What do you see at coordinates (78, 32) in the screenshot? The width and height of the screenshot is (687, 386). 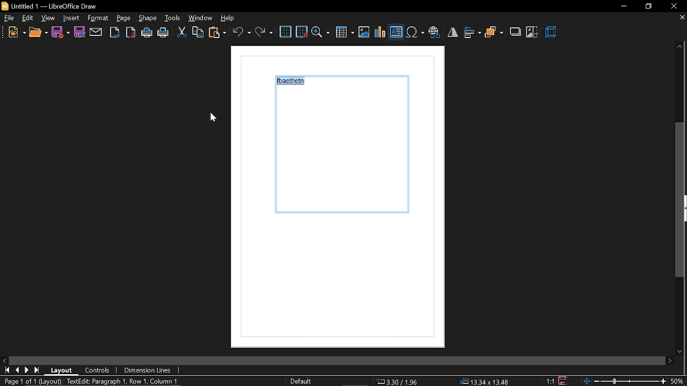 I see `save as` at bounding box center [78, 32].